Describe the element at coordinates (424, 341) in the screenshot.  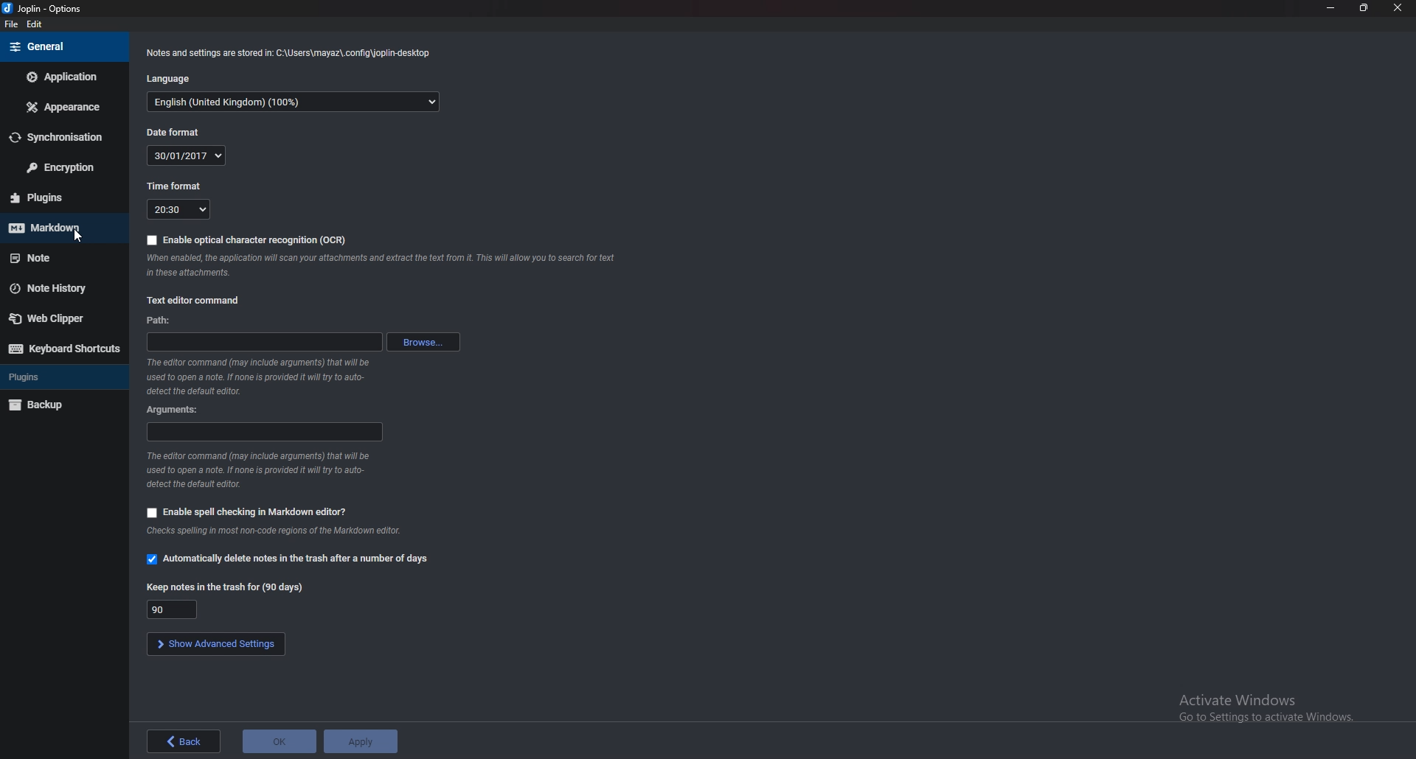
I see `browse` at that location.